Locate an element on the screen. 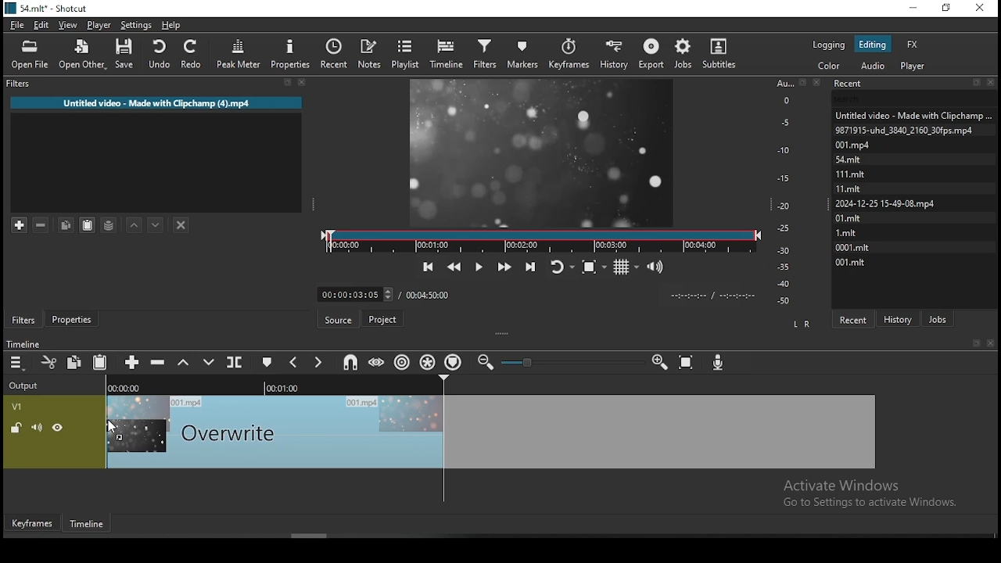 The width and height of the screenshot is (1001, 563). (un)lock is located at coordinates (16, 429).